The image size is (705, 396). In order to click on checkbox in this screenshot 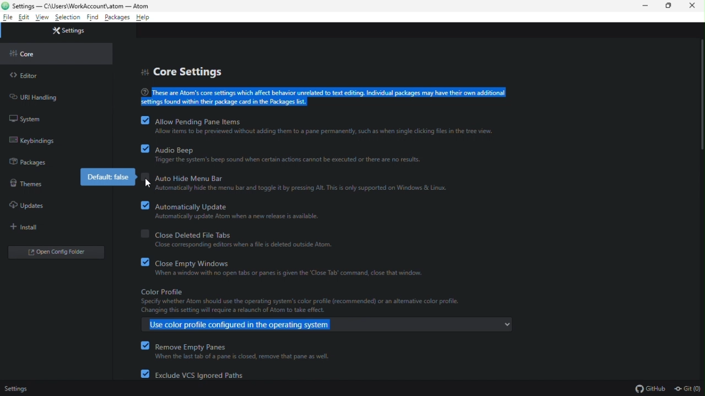, I will do `click(139, 121)`.